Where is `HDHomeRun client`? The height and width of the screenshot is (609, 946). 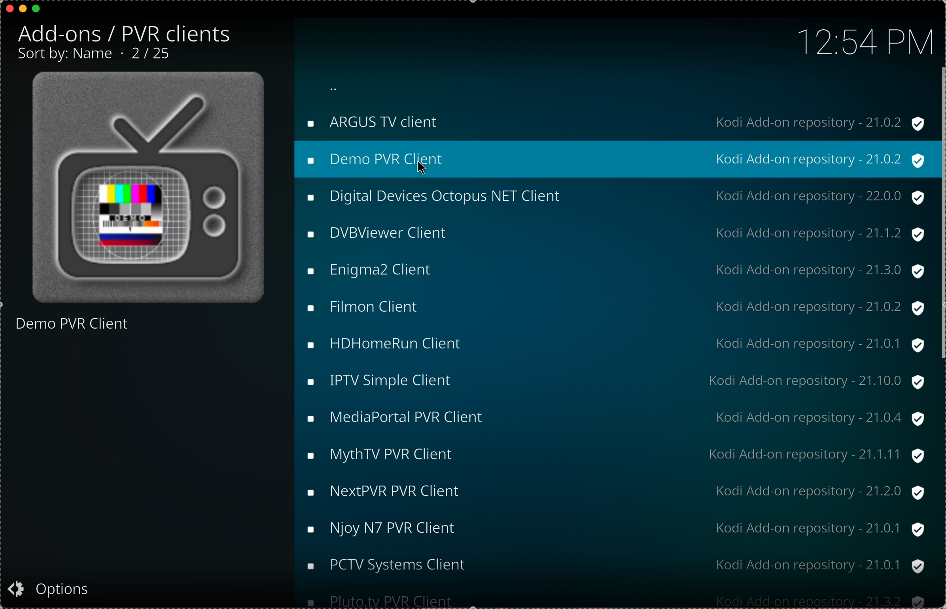 HDHomeRun client is located at coordinates (399, 345).